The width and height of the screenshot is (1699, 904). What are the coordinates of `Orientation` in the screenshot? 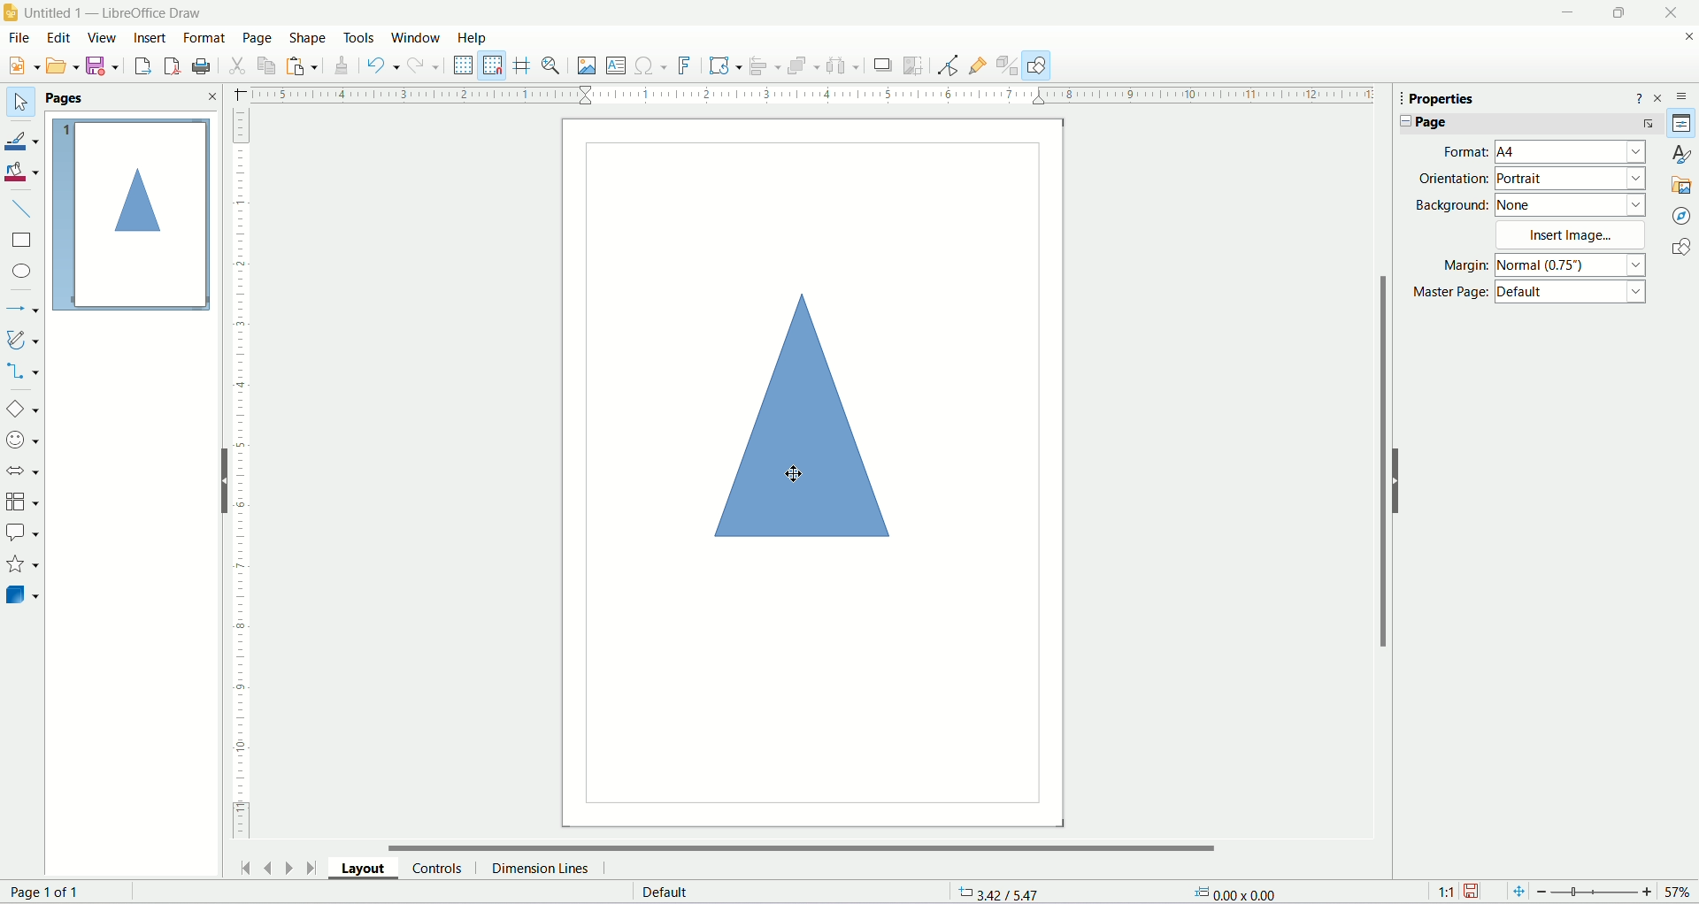 It's located at (1450, 180).